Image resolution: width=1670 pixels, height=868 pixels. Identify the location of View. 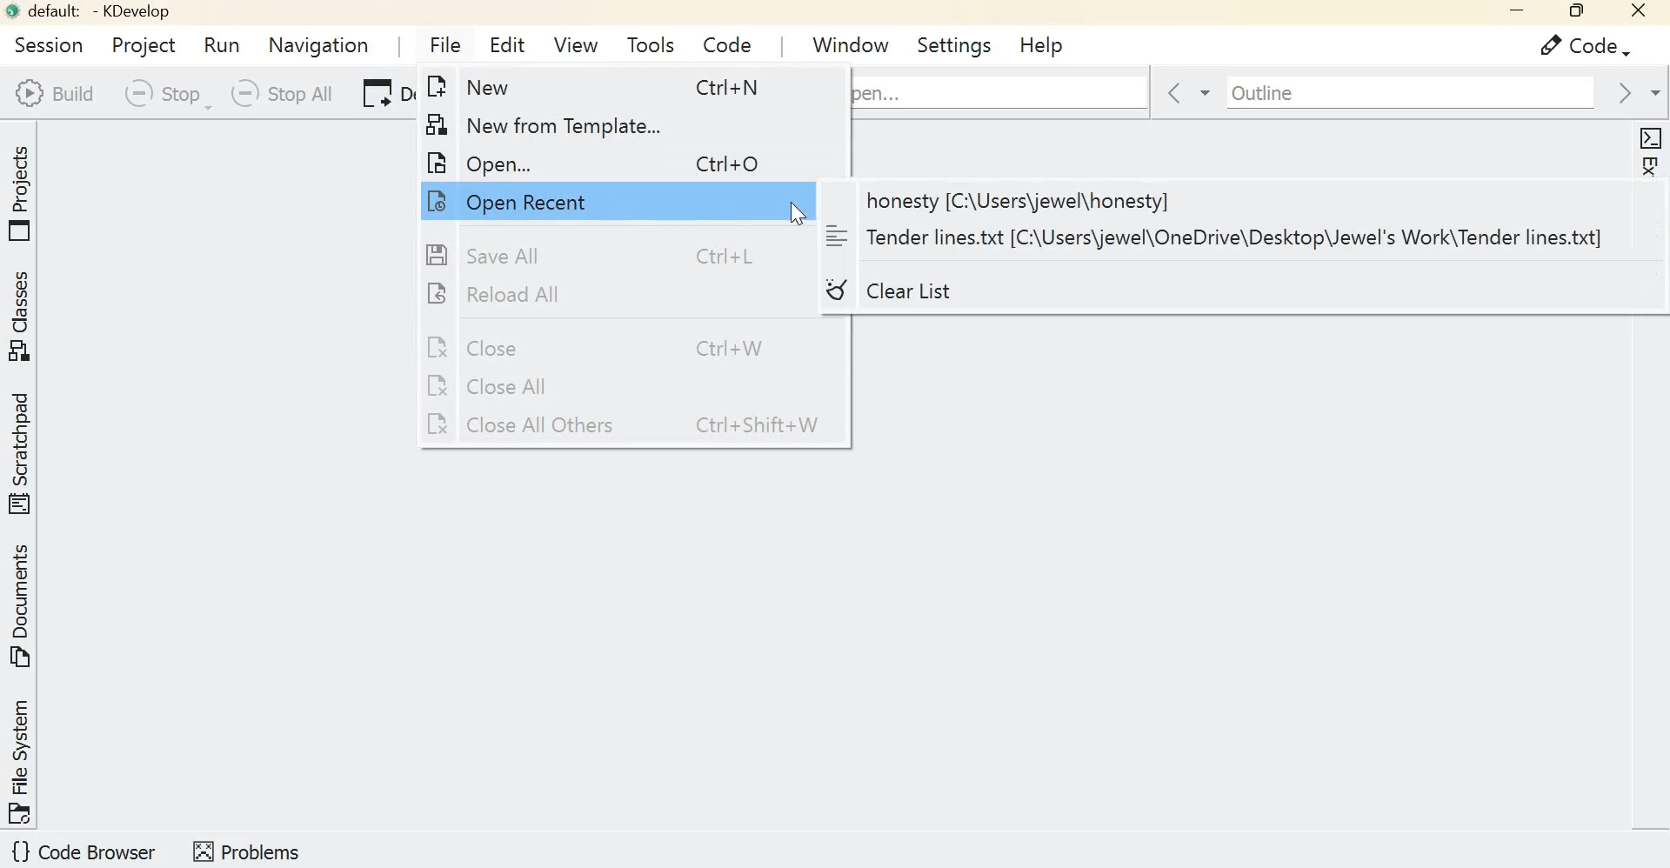
(575, 43).